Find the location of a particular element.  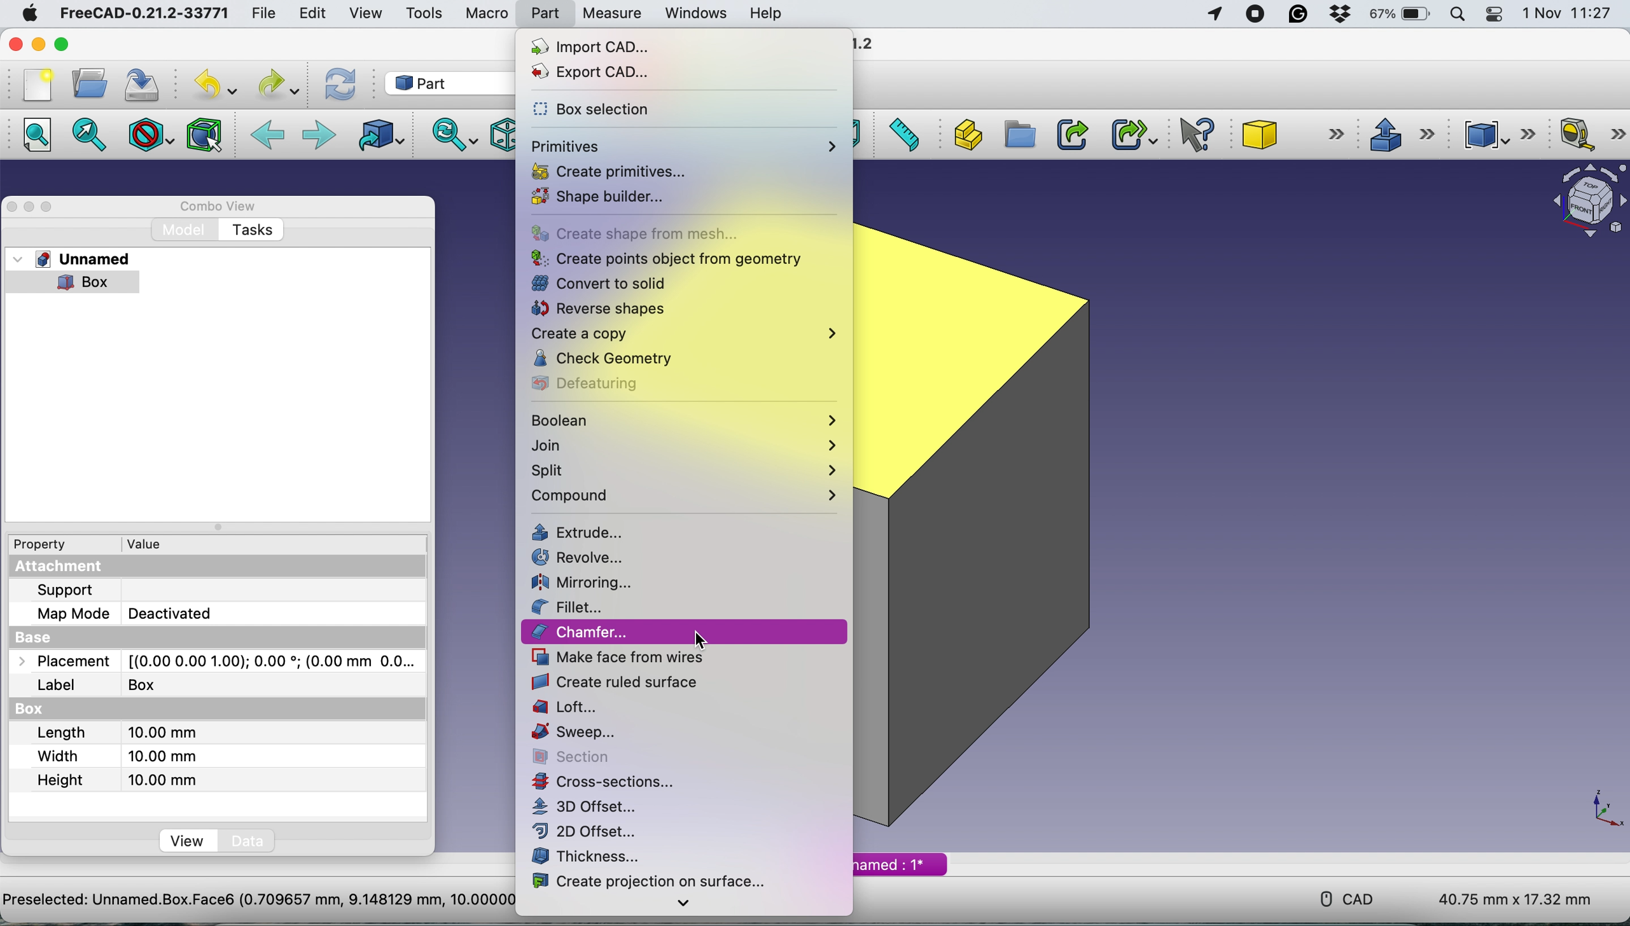

macro is located at coordinates (485, 14).